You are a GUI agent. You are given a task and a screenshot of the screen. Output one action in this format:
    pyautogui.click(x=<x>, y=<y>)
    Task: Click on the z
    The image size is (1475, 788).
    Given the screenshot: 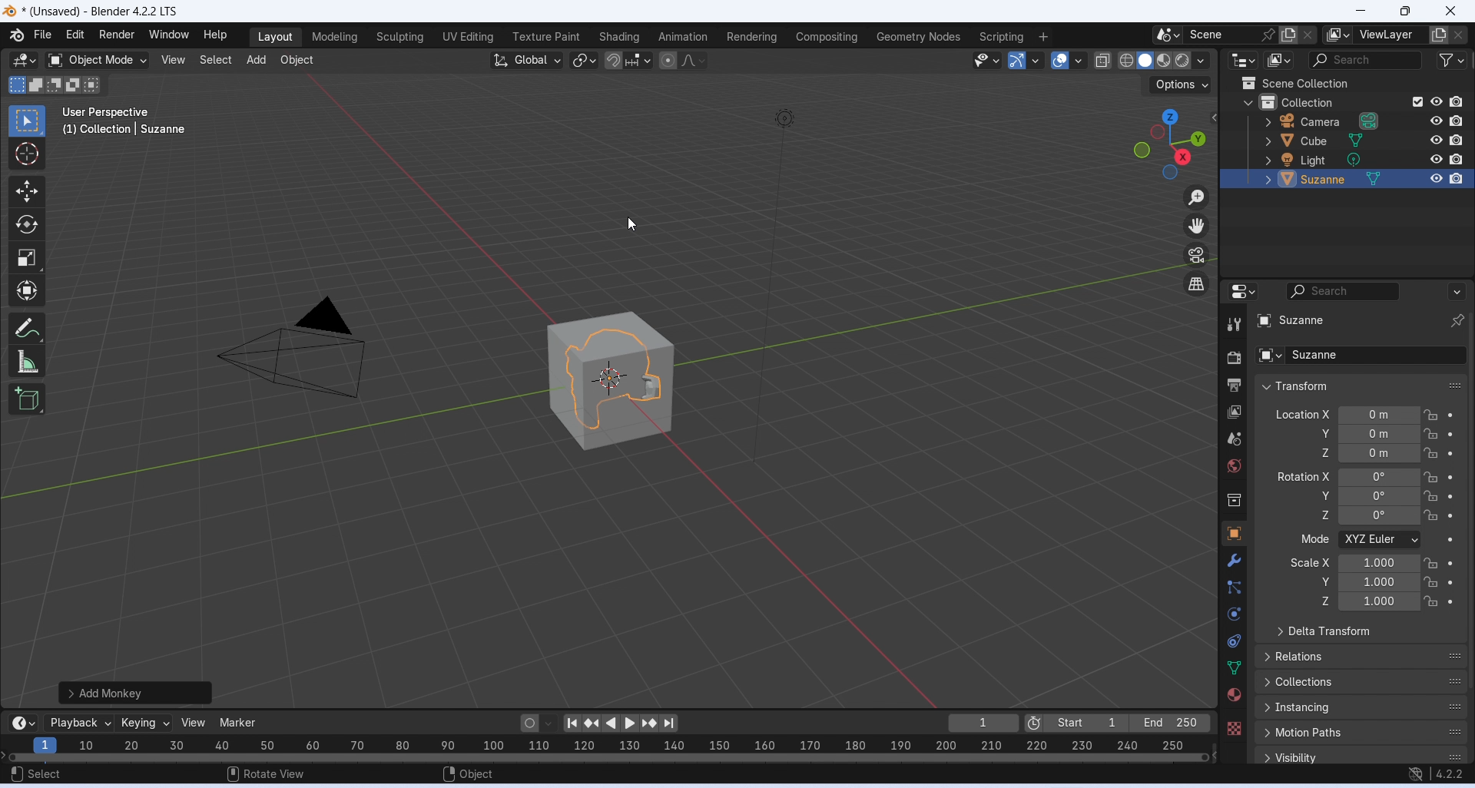 What is the action you would take?
    pyautogui.click(x=1321, y=452)
    